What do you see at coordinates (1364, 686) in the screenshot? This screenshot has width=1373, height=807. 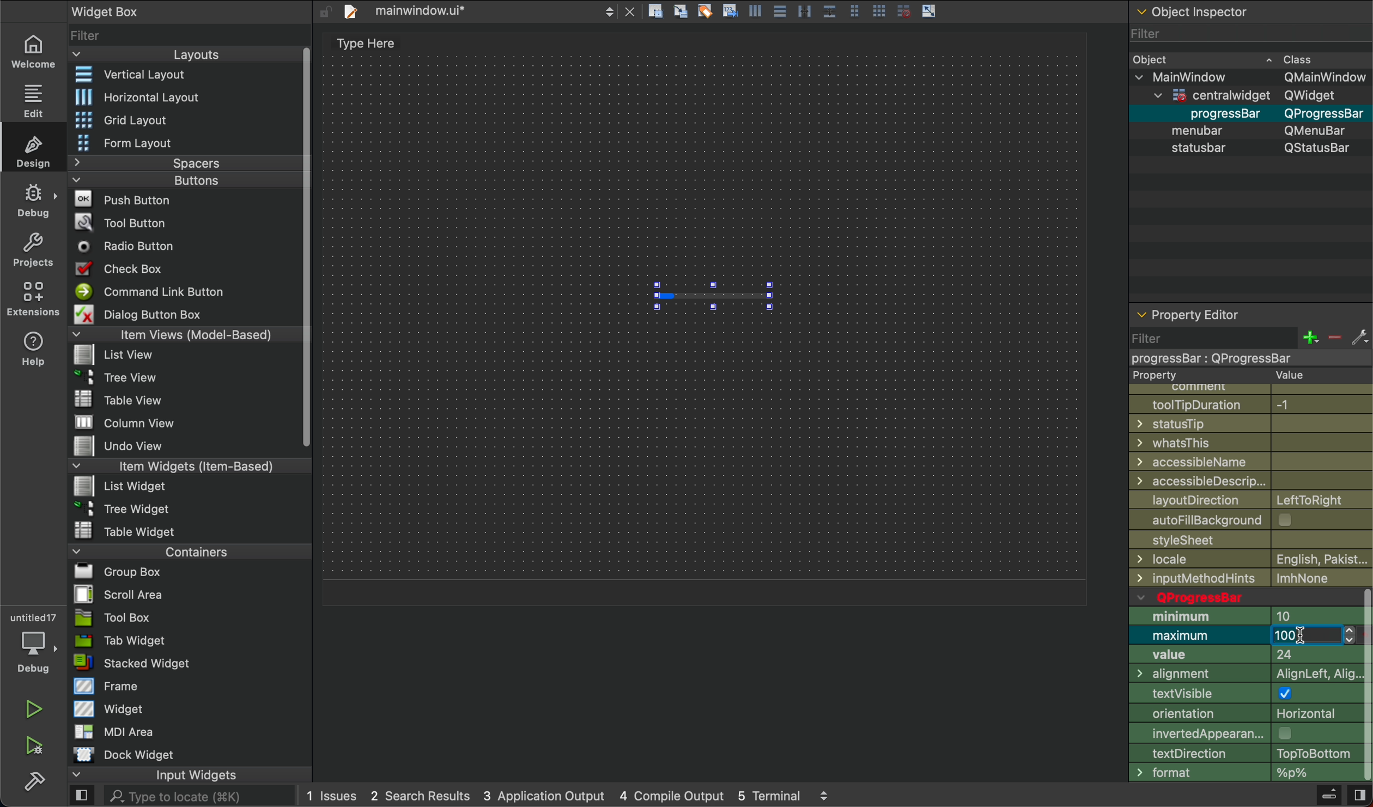 I see `vertical scrollbar` at bounding box center [1364, 686].